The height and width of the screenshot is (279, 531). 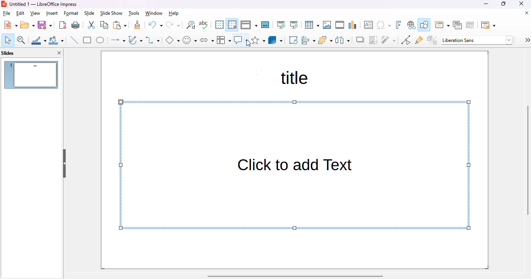 What do you see at coordinates (71, 14) in the screenshot?
I see `format` at bounding box center [71, 14].